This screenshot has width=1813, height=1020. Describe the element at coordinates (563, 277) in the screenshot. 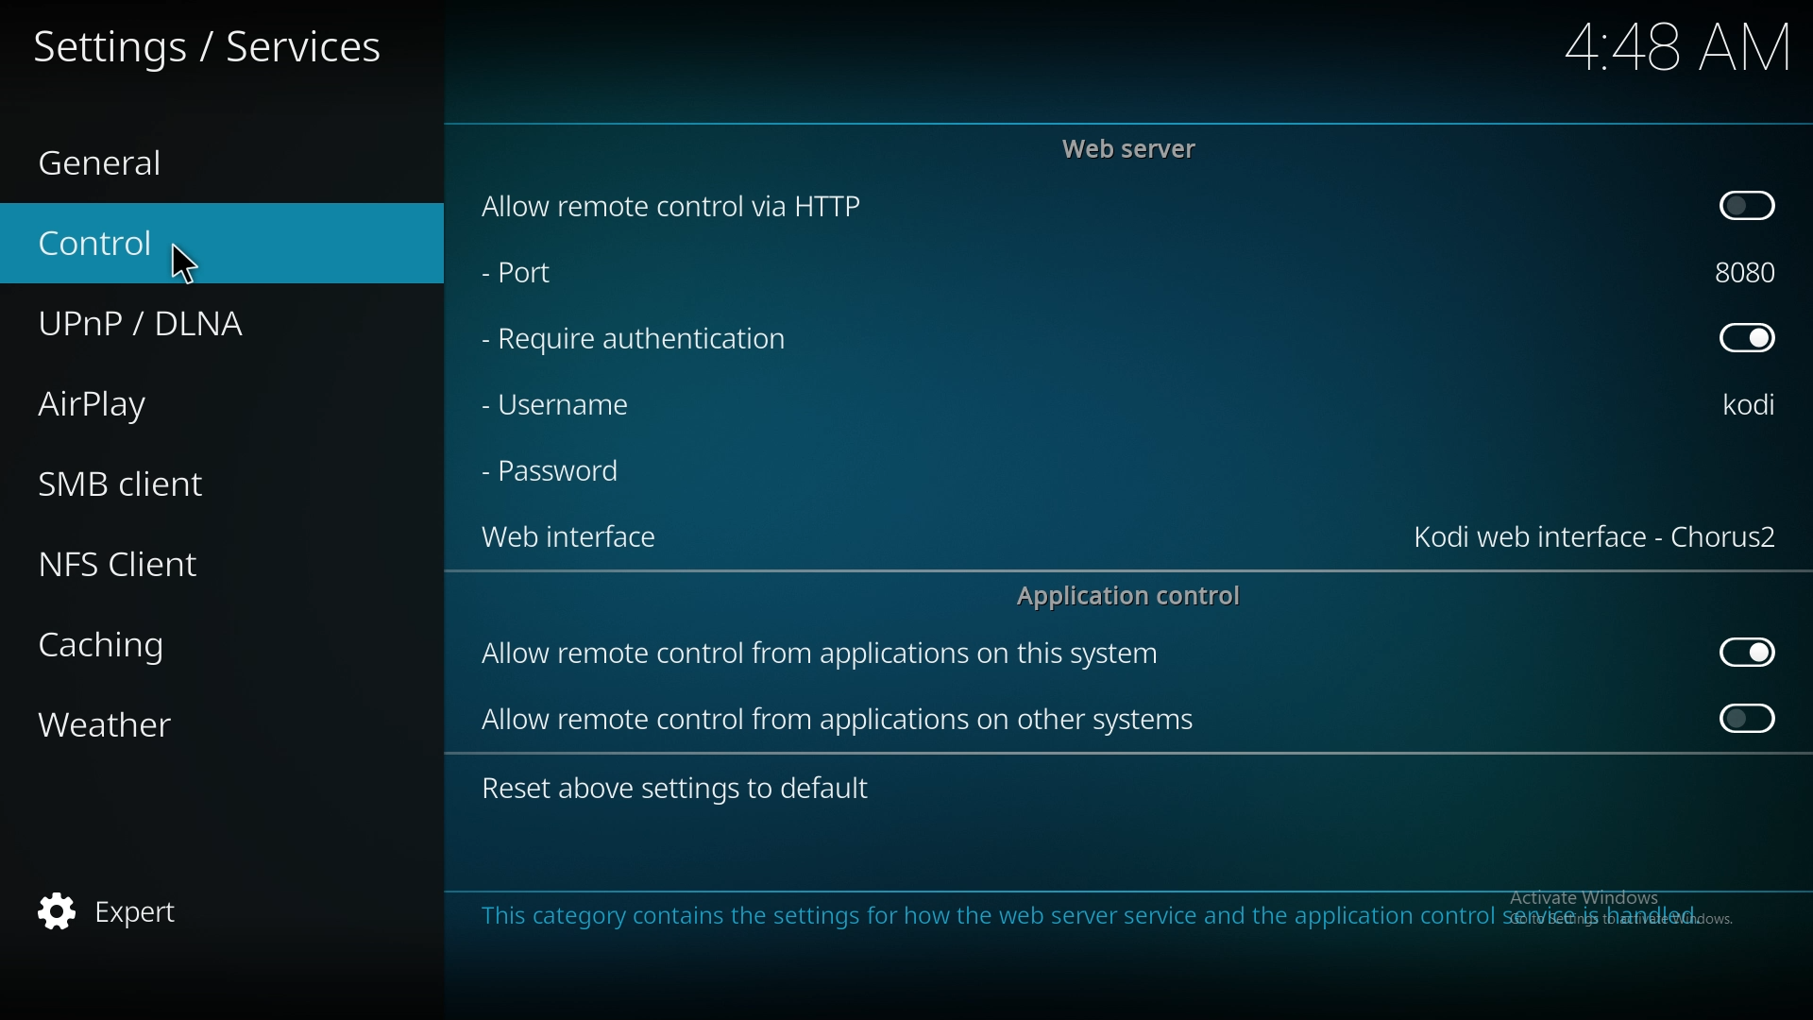

I see `port` at that location.